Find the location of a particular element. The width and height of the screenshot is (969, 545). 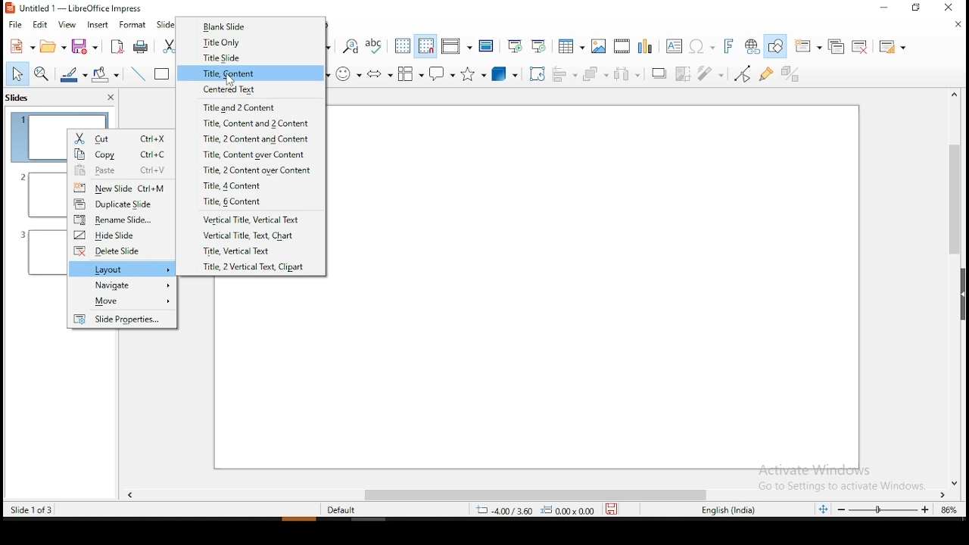

 is located at coordinates (379, 75).